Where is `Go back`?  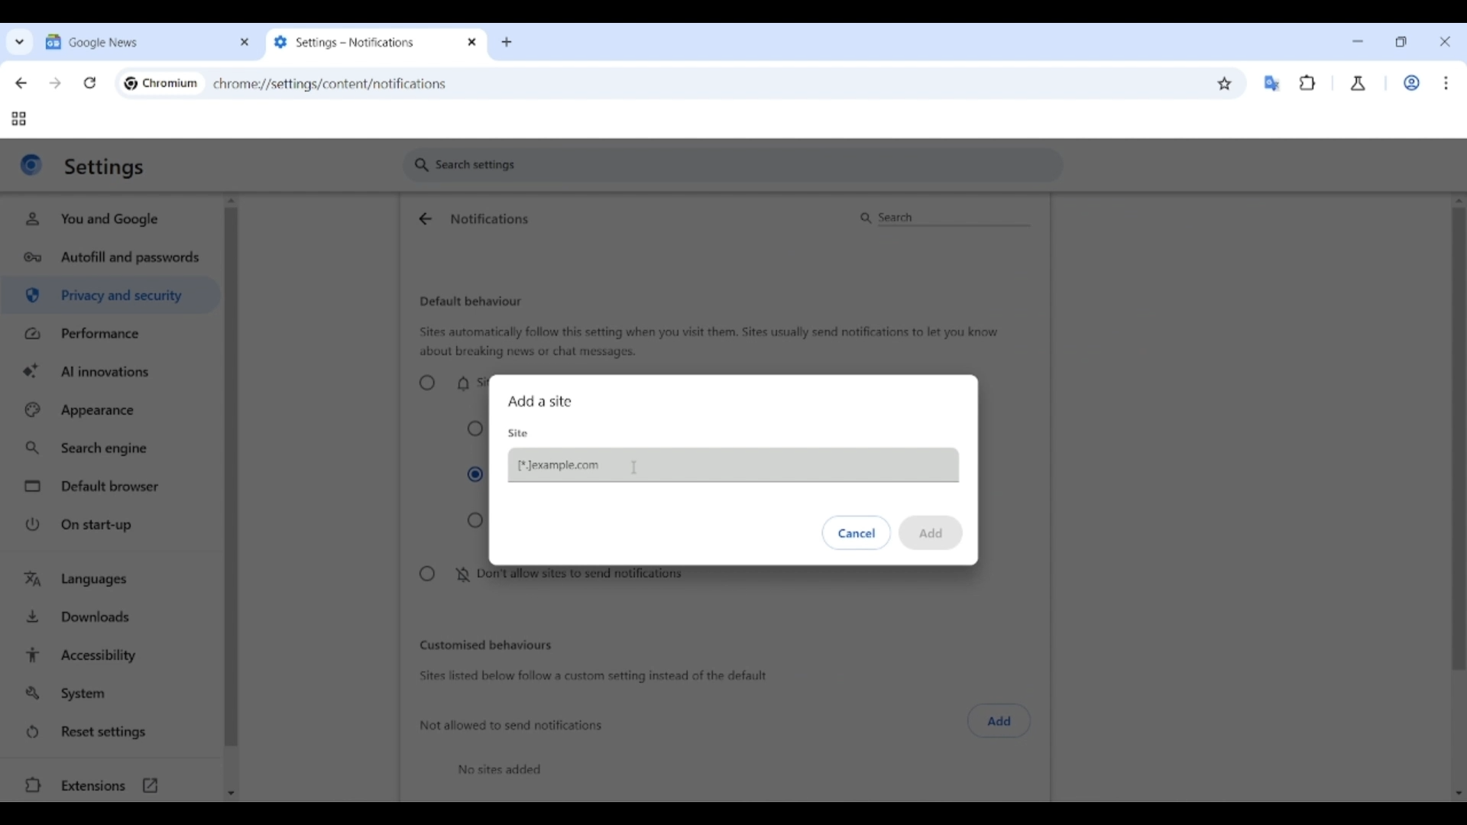 Go back is located at coordinates (21, 83).